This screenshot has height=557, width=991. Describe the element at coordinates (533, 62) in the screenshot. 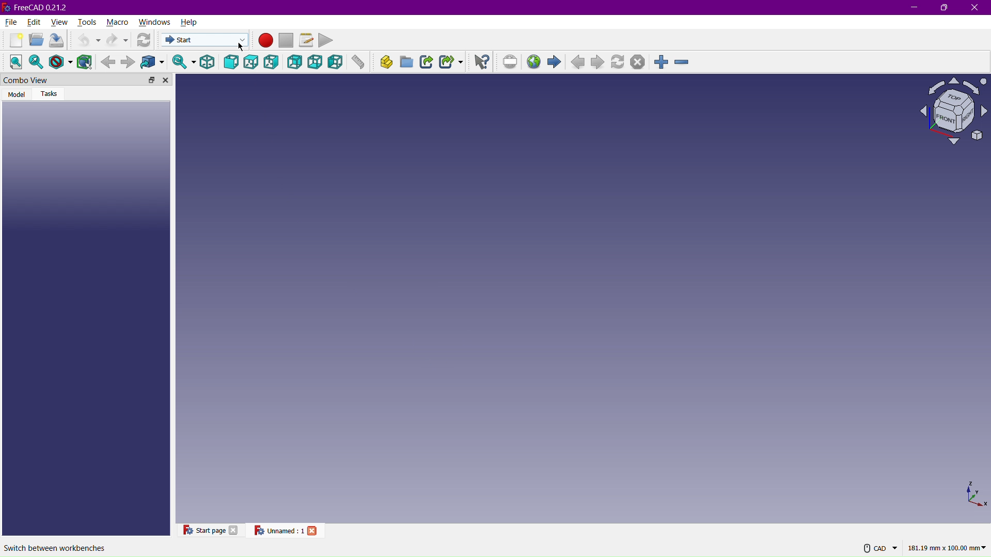

I see `Open website` at that location.